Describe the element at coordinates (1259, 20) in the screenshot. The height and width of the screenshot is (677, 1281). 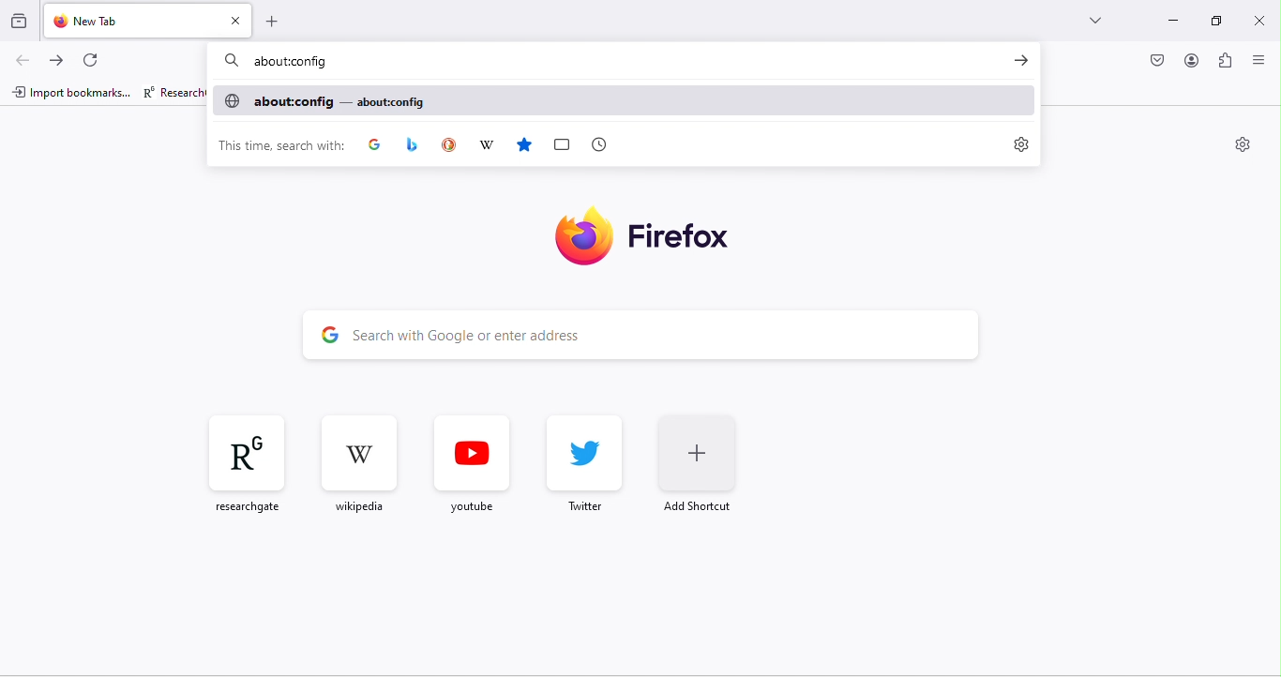
I see `close` at that location.